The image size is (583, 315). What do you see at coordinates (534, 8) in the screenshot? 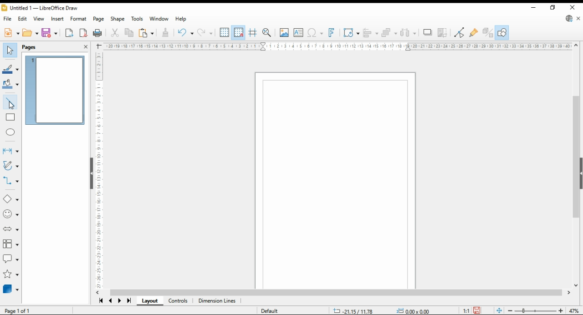
I see `minimize` at bounding box center [534, 8].